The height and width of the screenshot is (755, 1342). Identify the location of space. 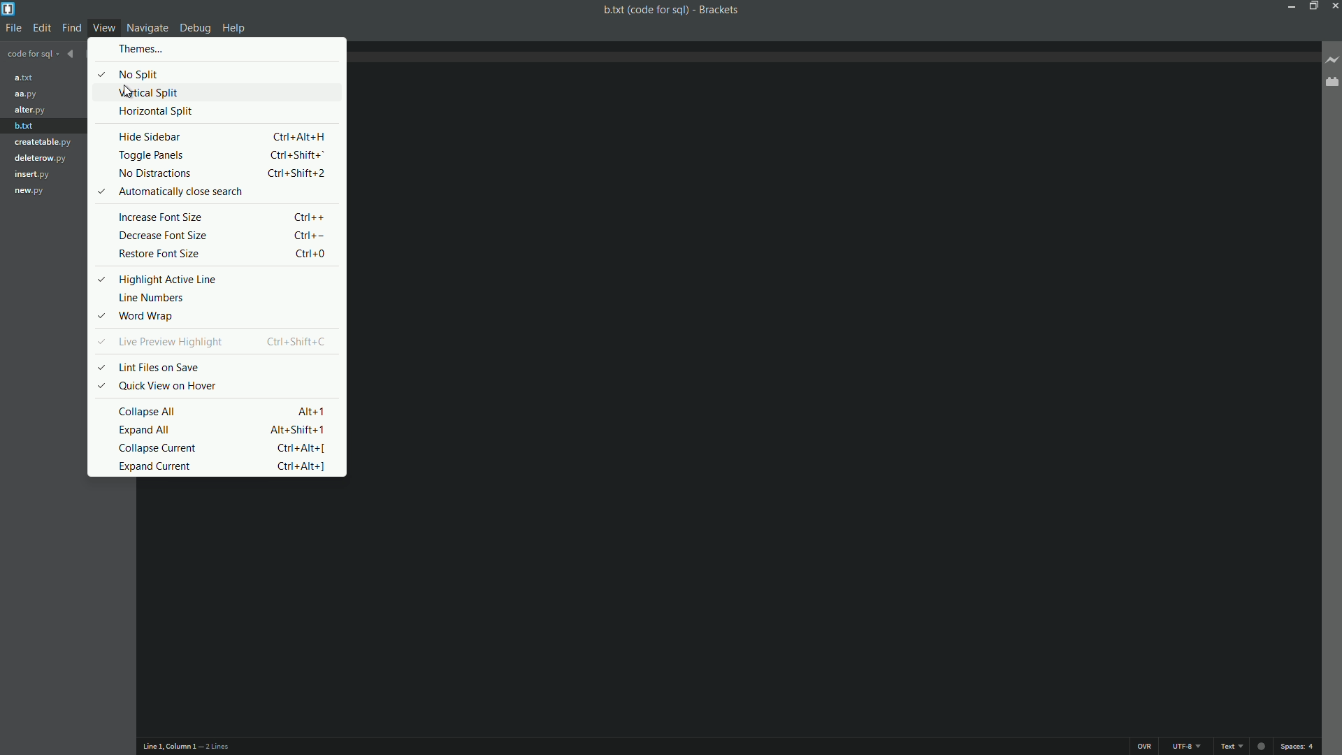
(1299, 745).